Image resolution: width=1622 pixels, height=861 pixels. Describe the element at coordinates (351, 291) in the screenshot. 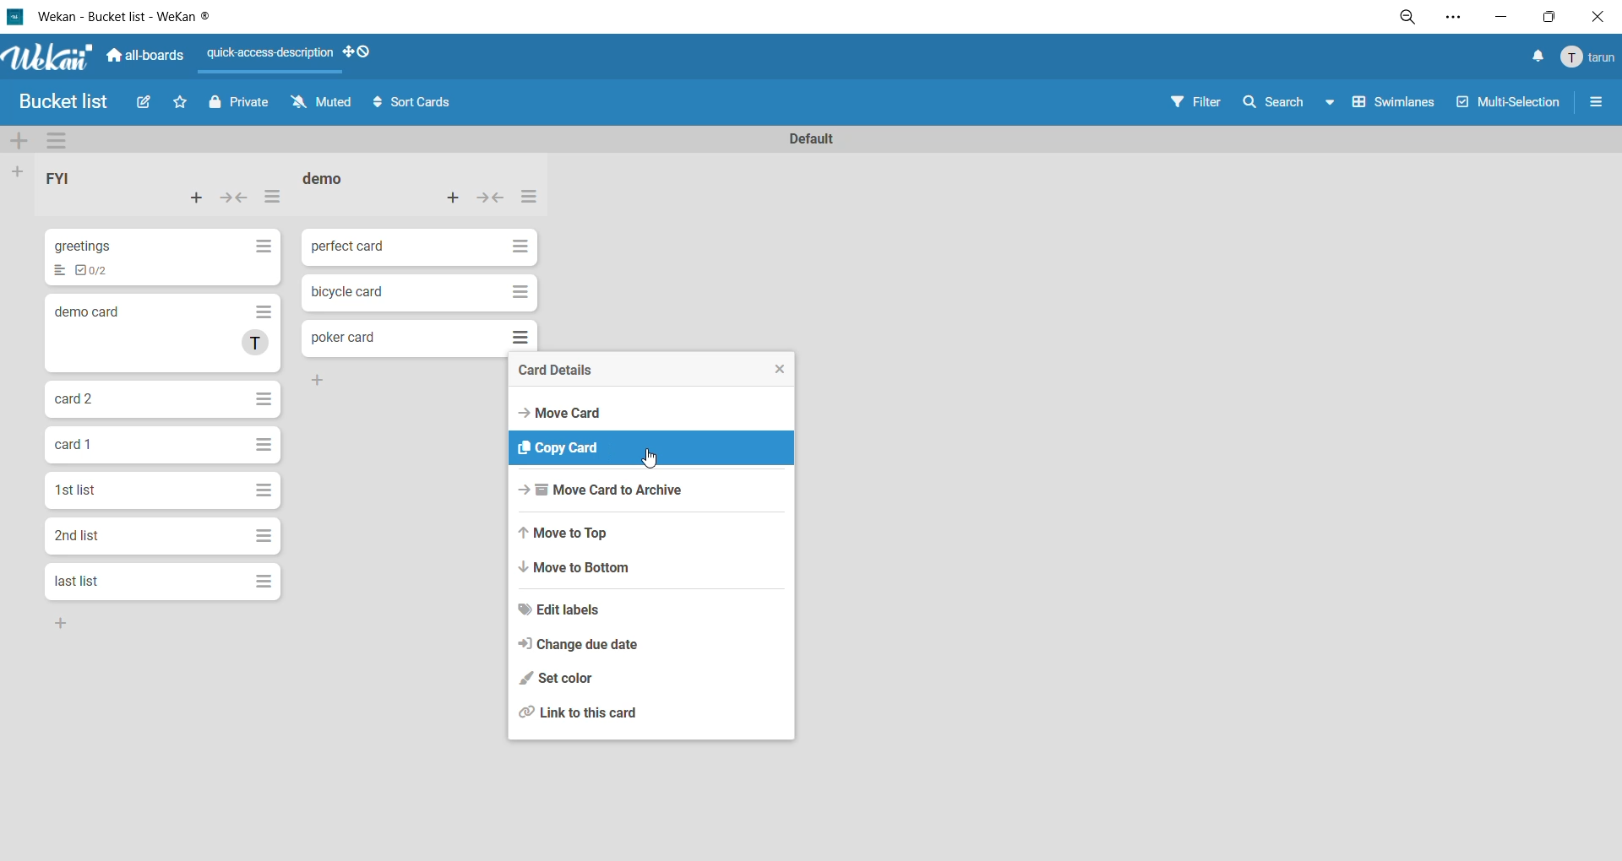

I see `bicycle card` at that location.